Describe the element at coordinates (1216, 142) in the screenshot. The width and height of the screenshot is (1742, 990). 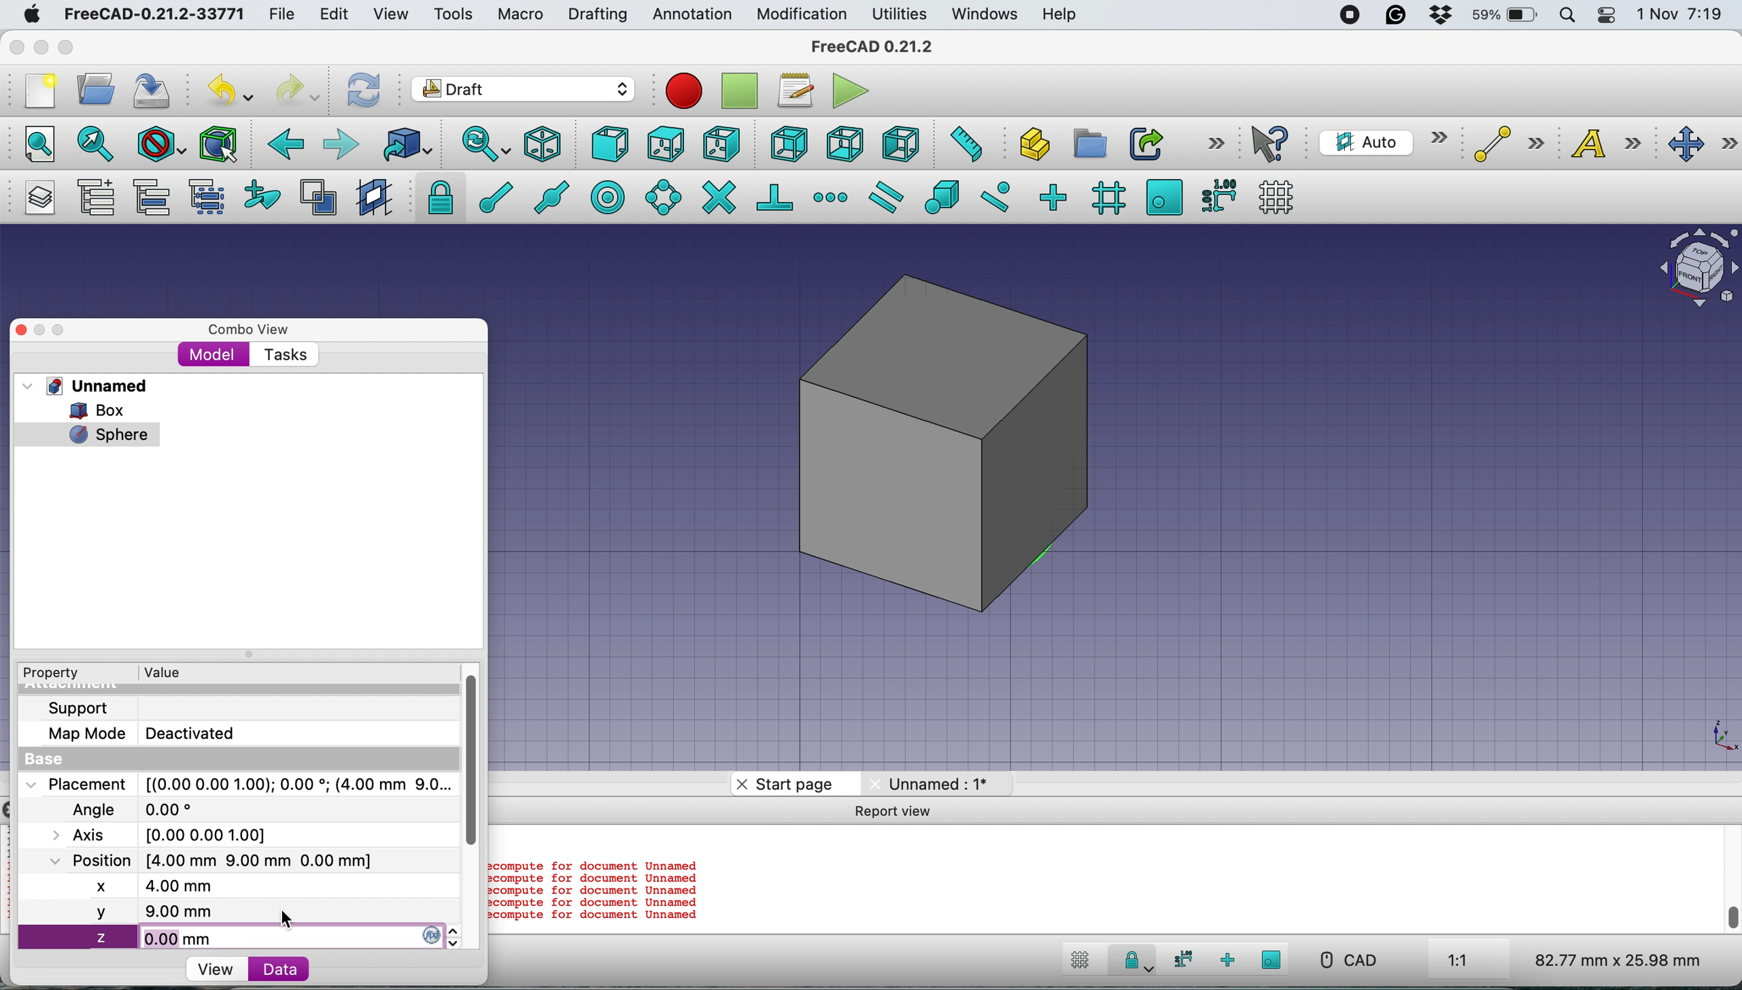
I see `more options` at that location.